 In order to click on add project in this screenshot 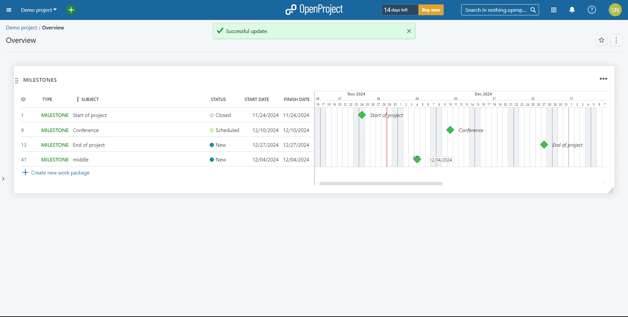, I will do `click(75, 10)`.